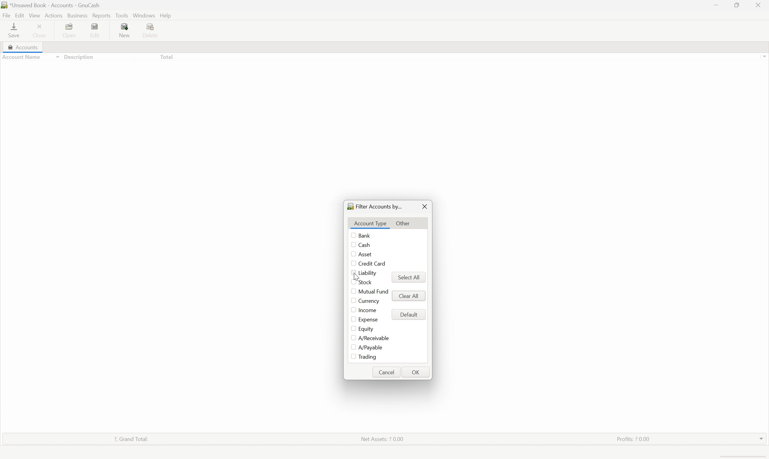  Describe the element at coordinates (19, 15) in the screenshot. I see `Edit` at that location.